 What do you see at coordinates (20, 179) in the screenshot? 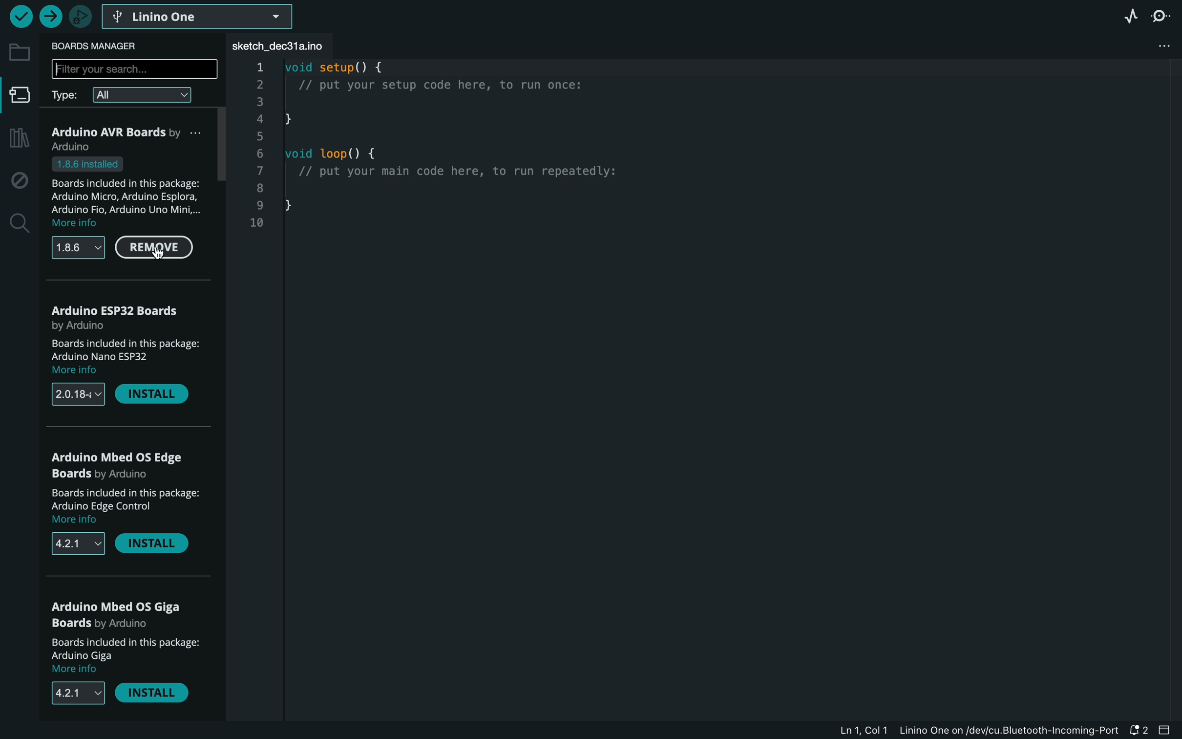
I see `debug` at bounding box center [20, 179].